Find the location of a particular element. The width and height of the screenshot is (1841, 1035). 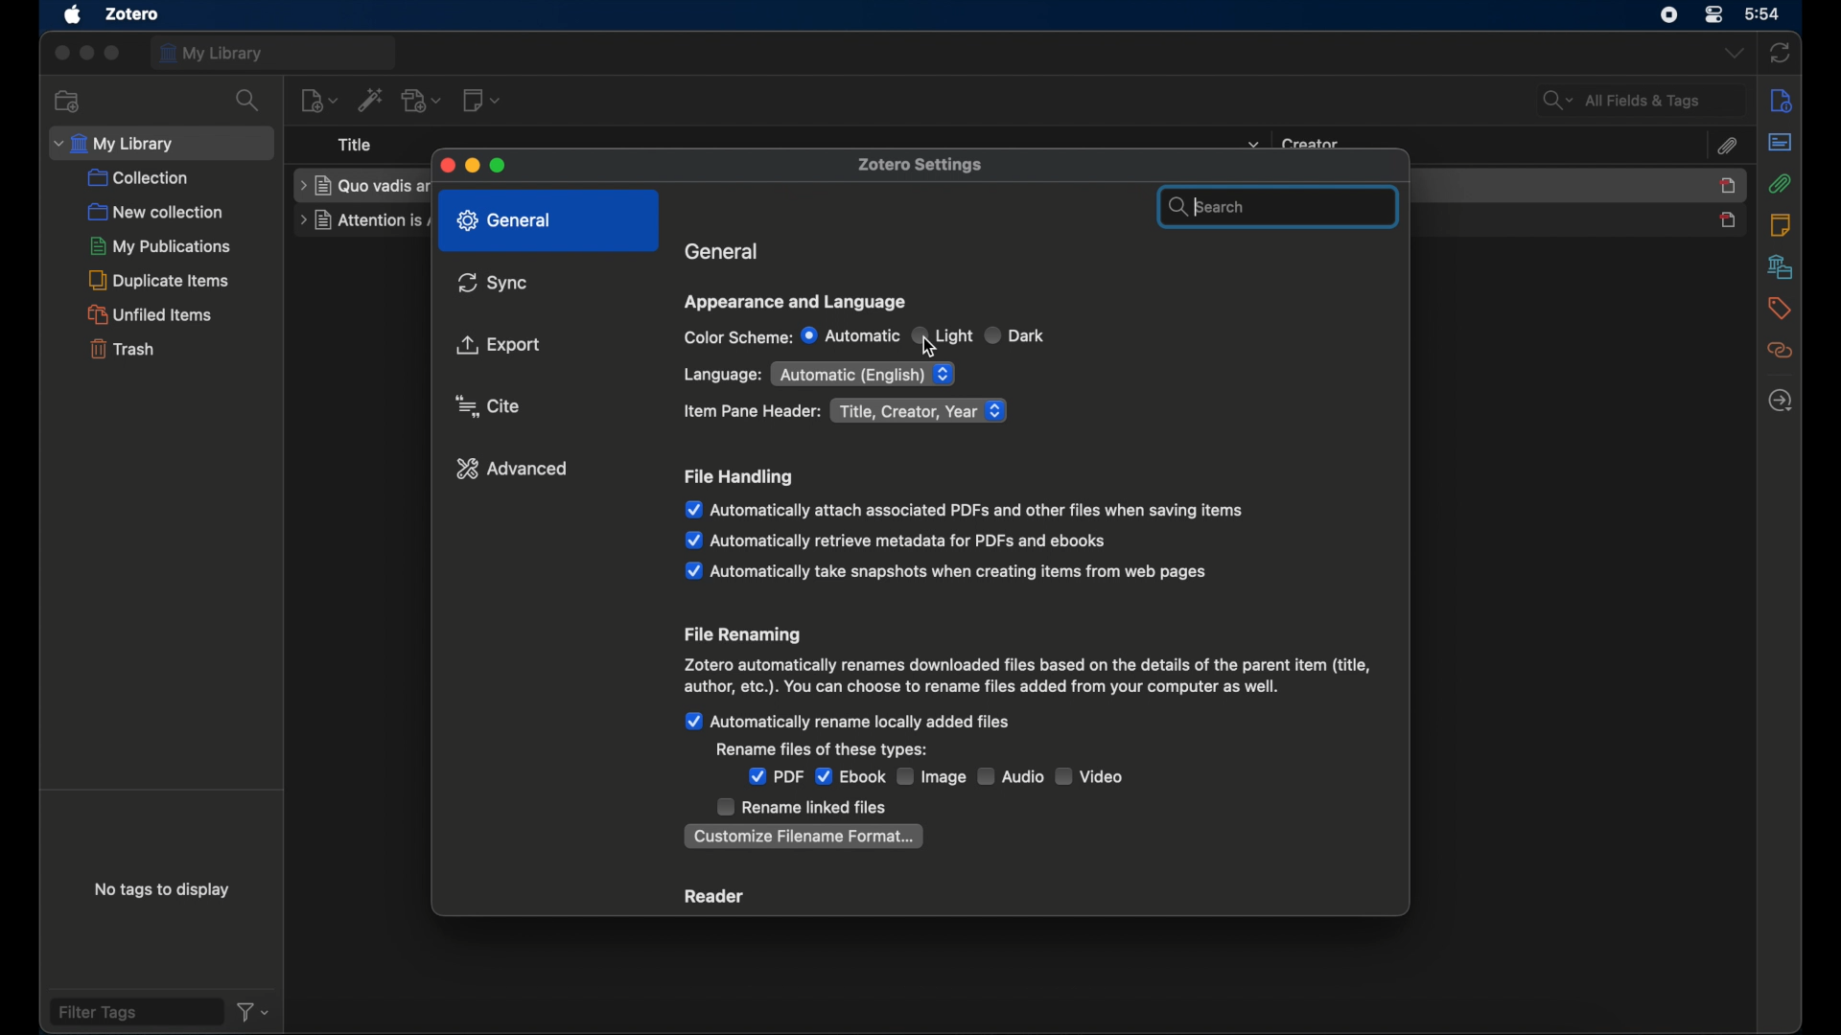

new note is located at coordinates (482, 100).